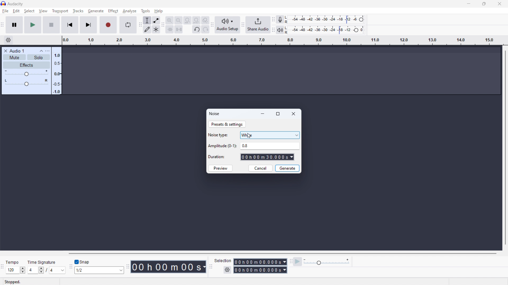 This screenshot has height=285, width=508. I want to click on playback level, so click(325, 30).